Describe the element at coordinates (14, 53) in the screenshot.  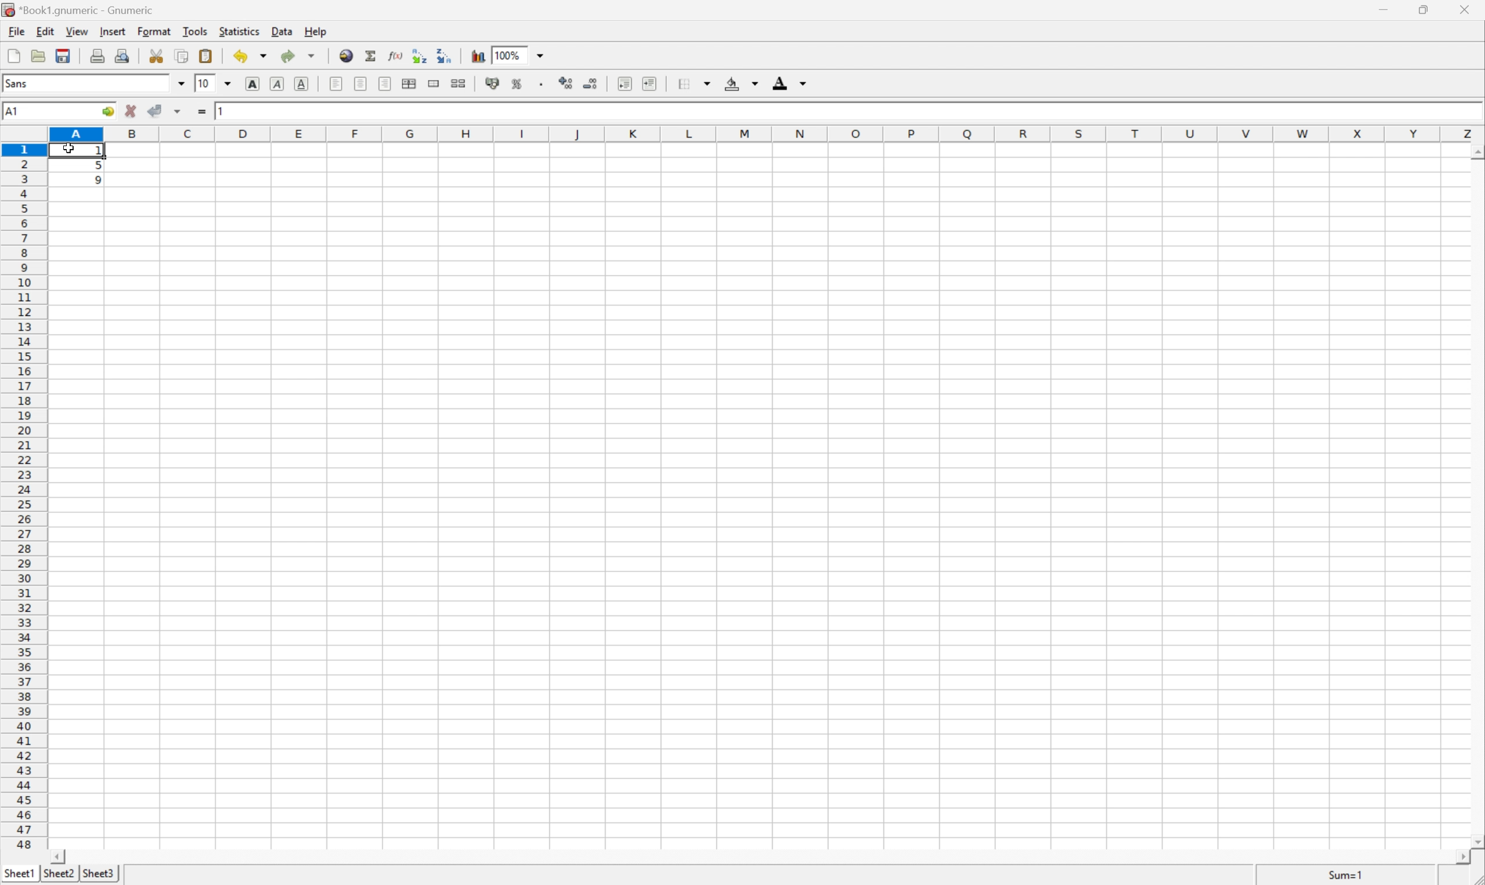
I see `new` at that location.